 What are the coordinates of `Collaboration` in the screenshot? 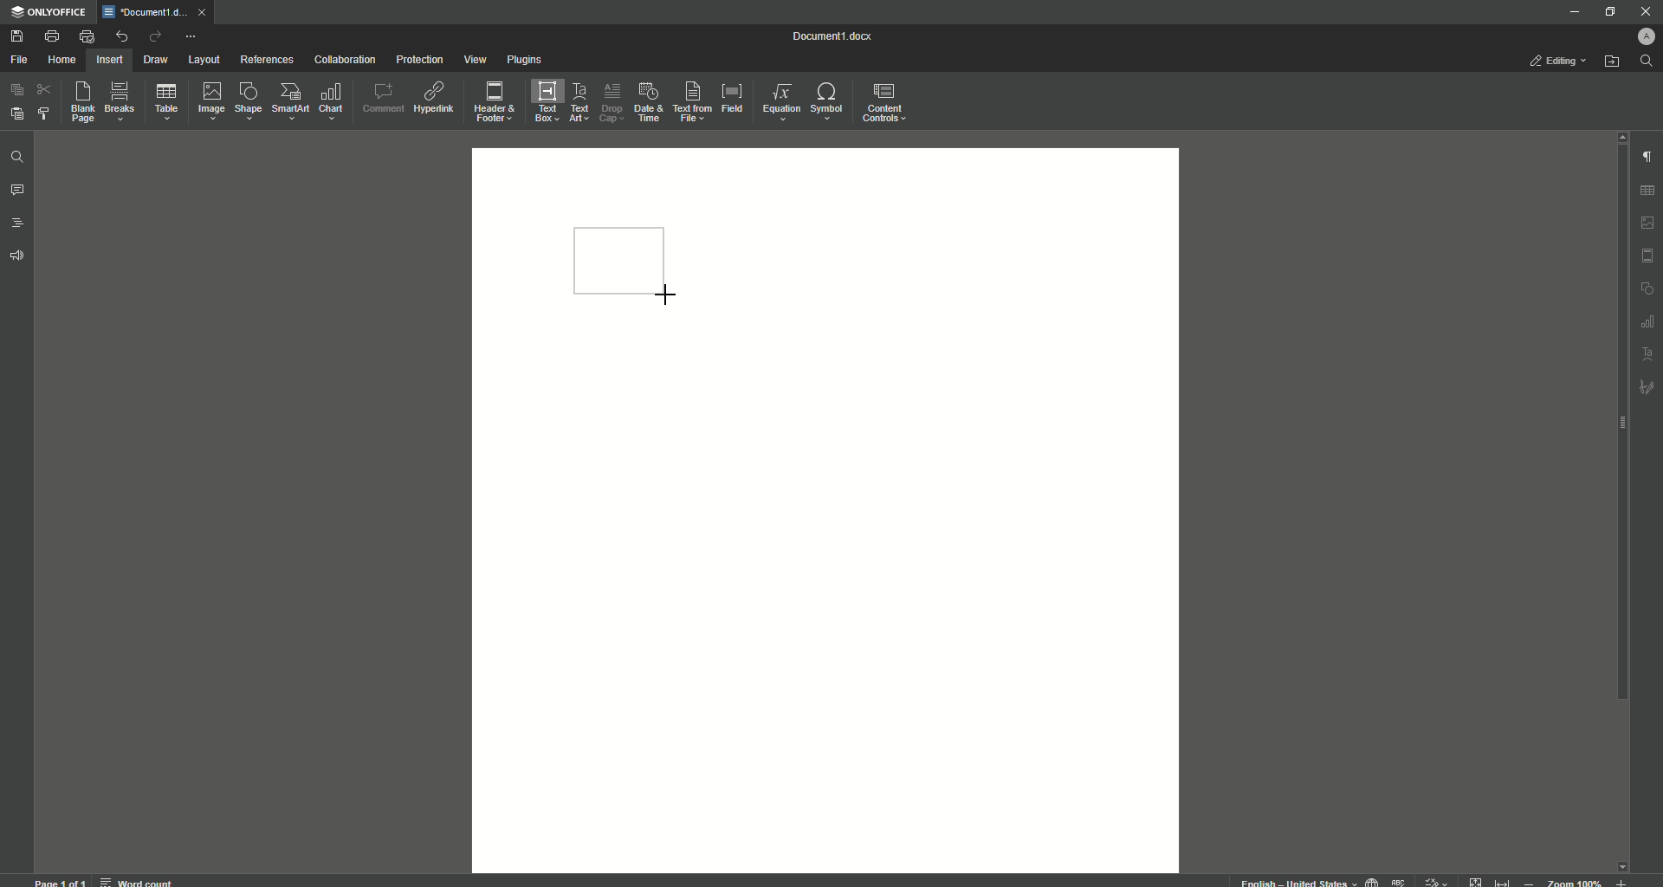 It's located at (345, 62).